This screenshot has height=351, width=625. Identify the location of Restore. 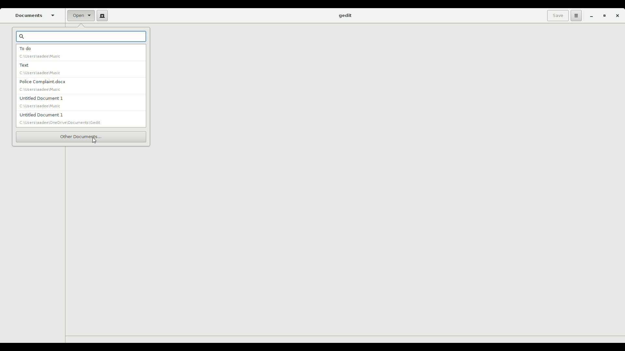
(603, 16).